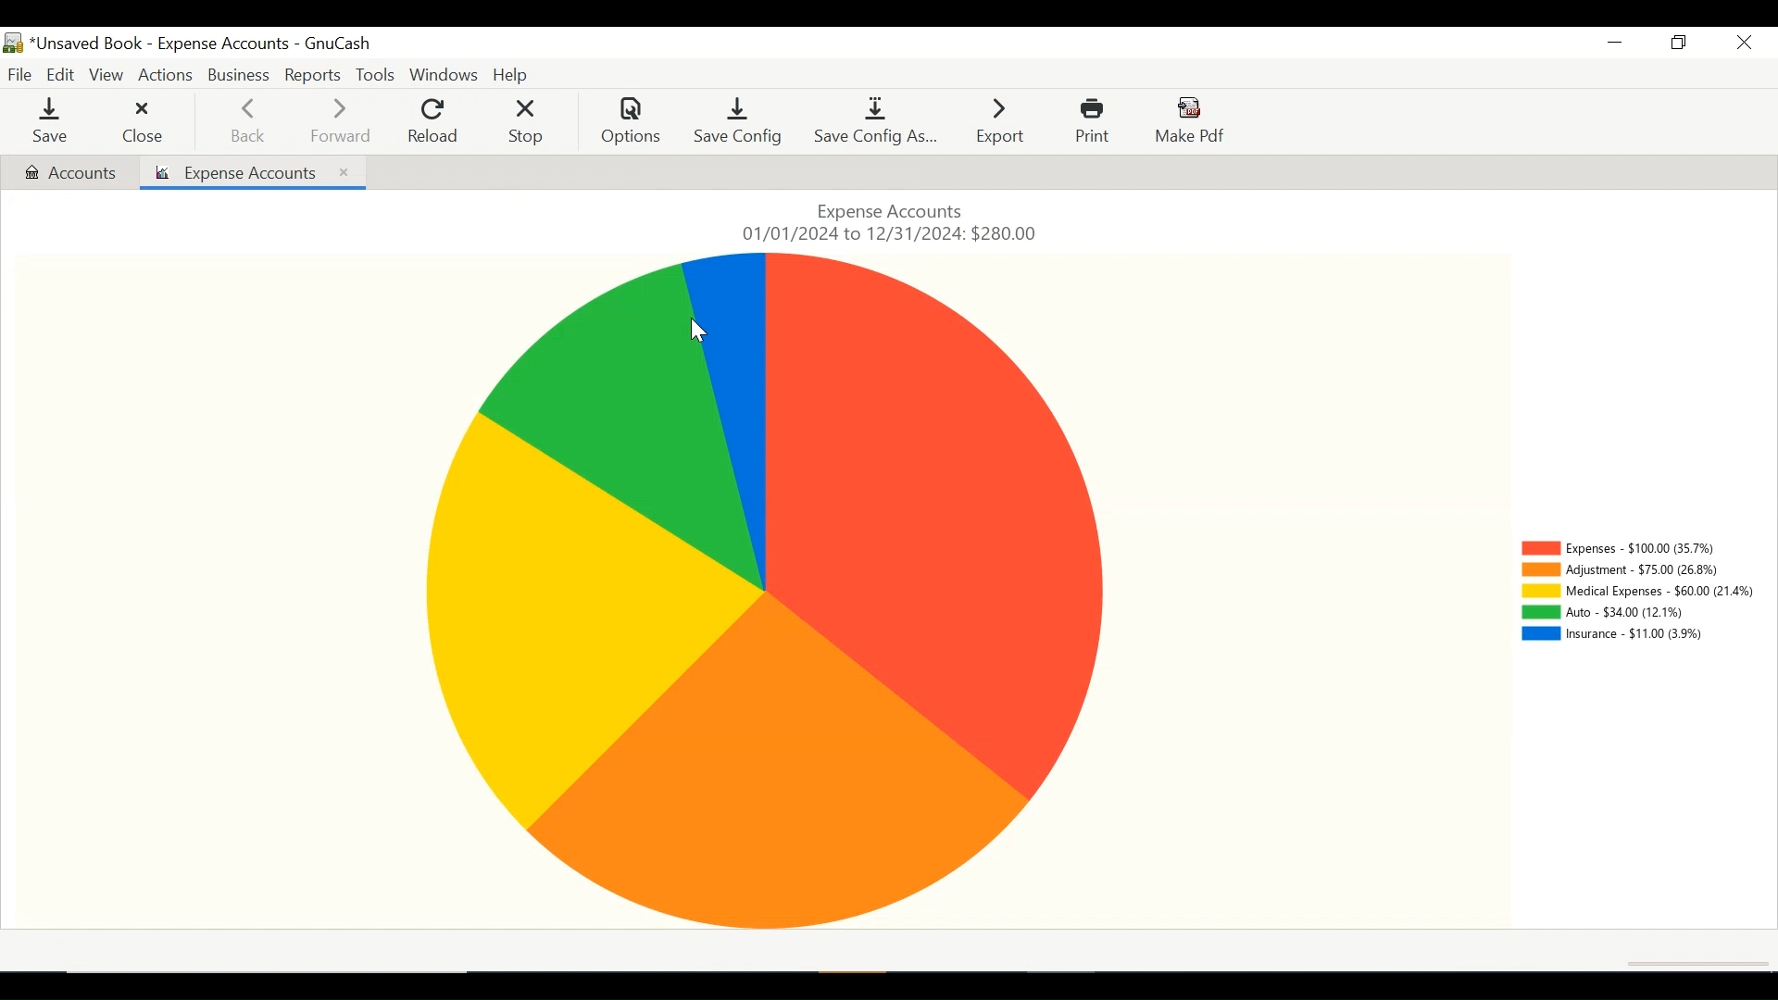  What do you see at coordinates (1196, 123) in the screenshot?
I see `Make Pdf` at bounding box center [1196, 123].